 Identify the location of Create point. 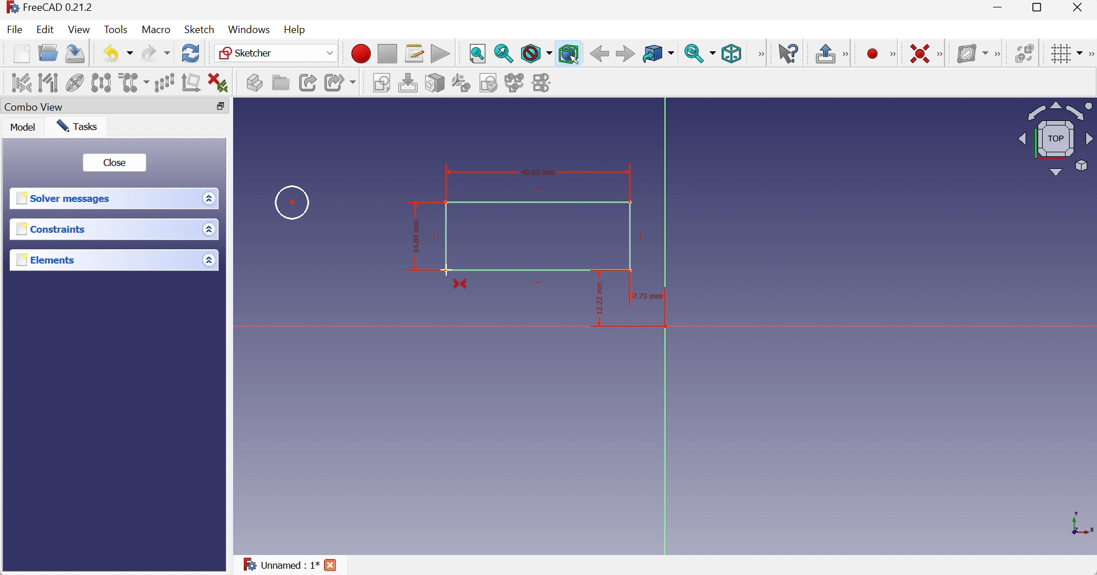
(872, 54).